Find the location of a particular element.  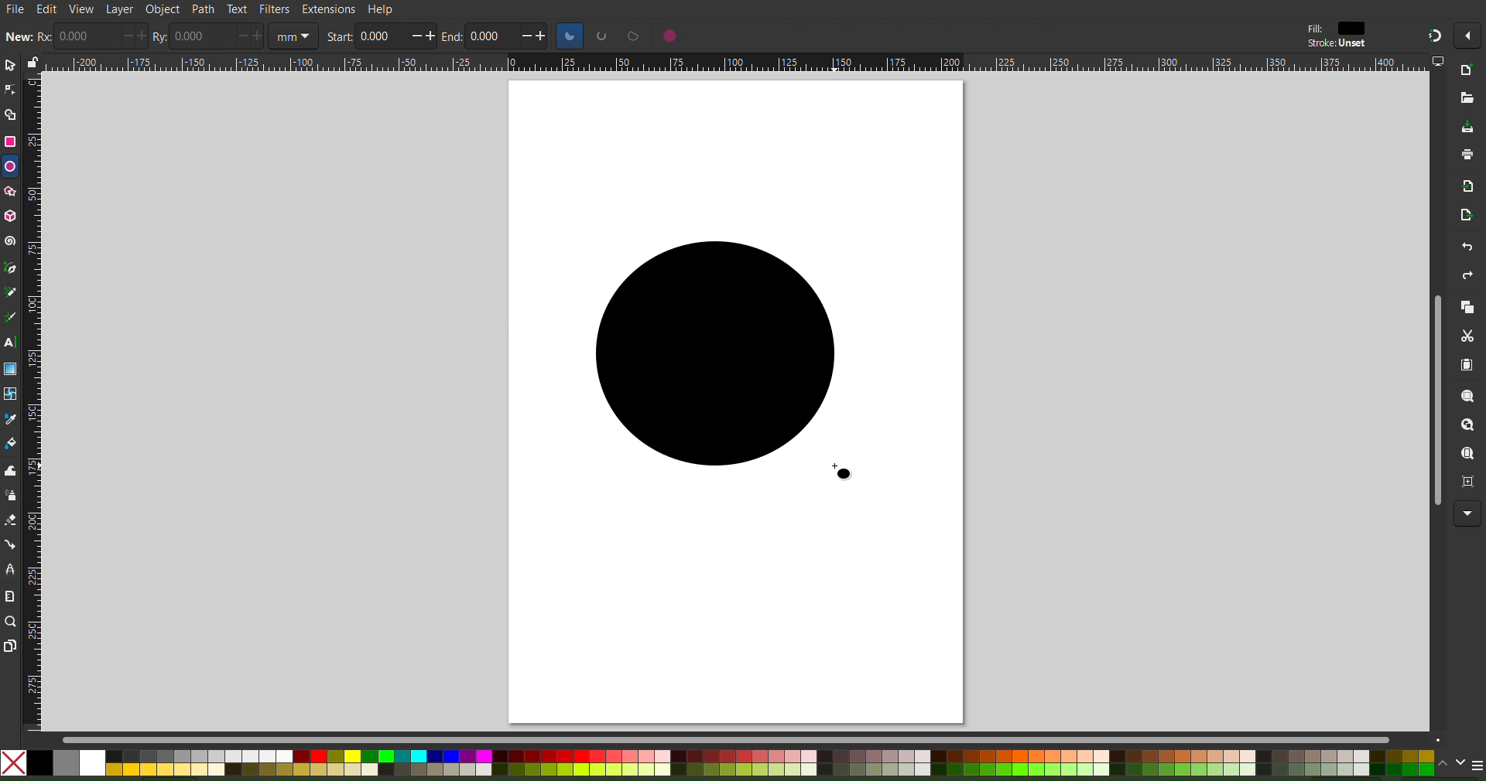

Shape Builder Tool is located at coordinates (11, 114).